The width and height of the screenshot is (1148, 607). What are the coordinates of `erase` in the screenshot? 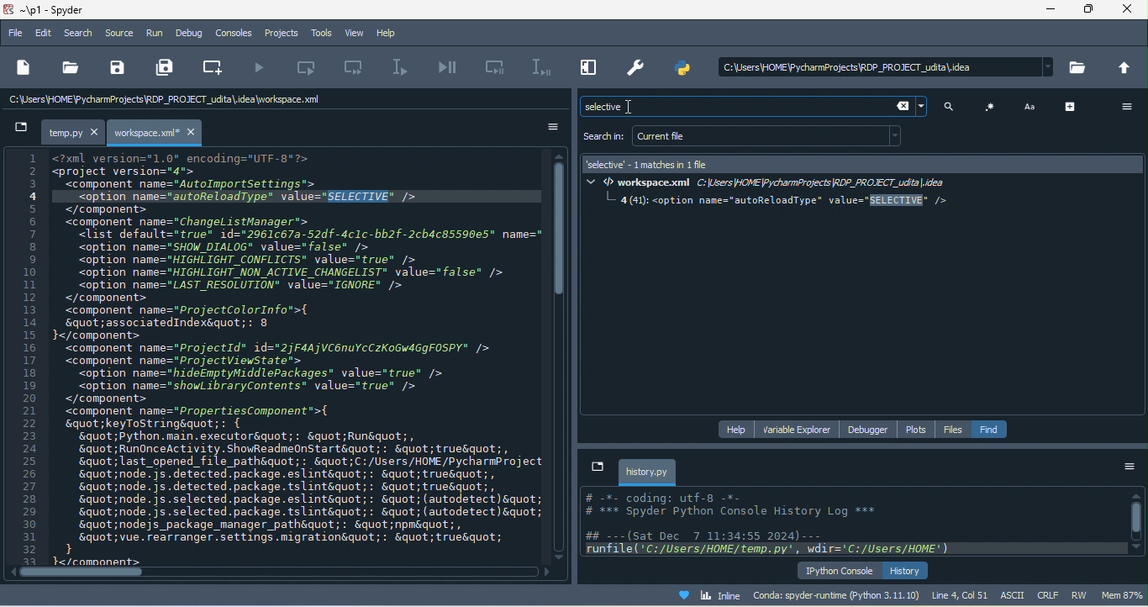 It's located at (909, 107).